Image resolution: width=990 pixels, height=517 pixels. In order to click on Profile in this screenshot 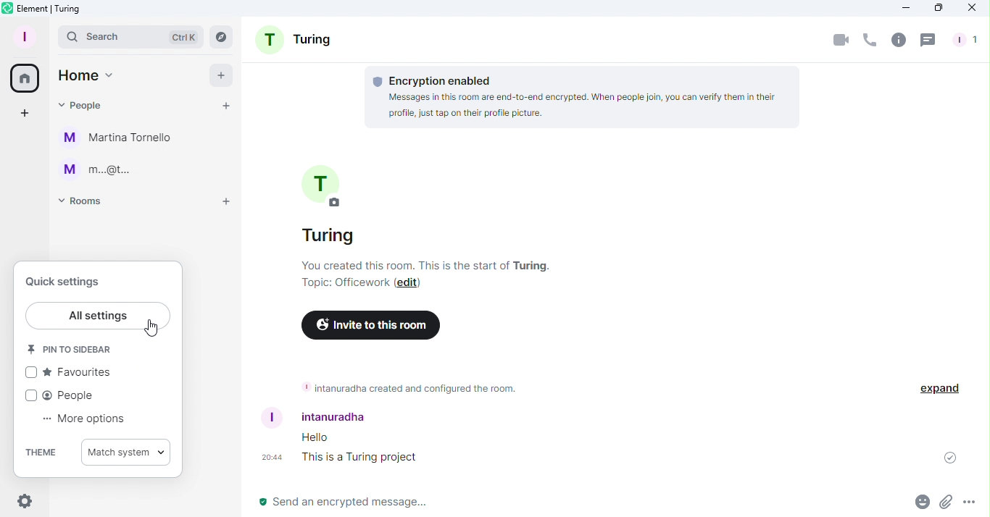, I will do `click(25, 36)`.